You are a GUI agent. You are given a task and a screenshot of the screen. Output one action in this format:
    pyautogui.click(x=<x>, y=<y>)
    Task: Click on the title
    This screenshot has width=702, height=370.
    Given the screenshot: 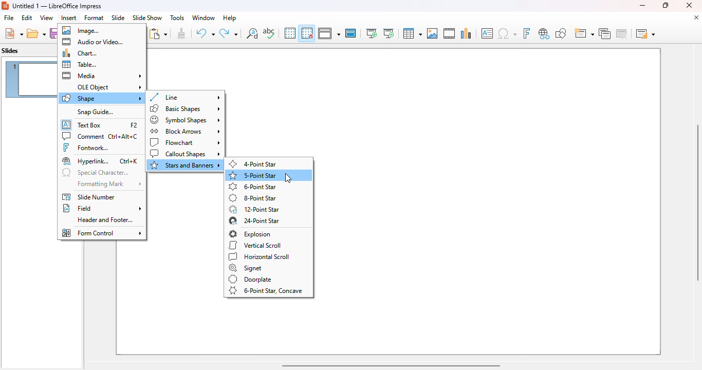 What is the action you would take?
    pyautogui.click(x=58, y=6)
    